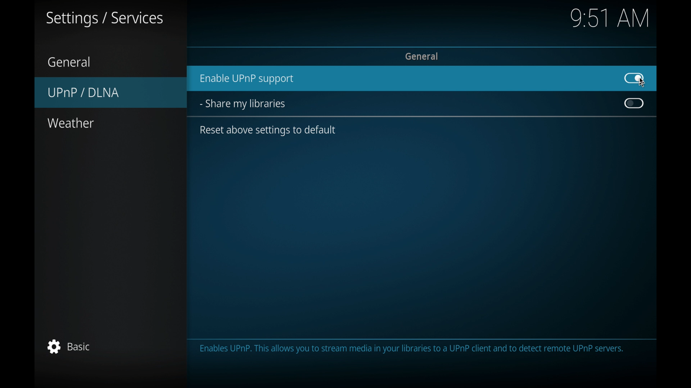 This screenshot has height=388, width=691. What do you see at coordinates (249, 79) in the screenshot?
I see `enable UPnPsupport` at bounding box center [249, 79].